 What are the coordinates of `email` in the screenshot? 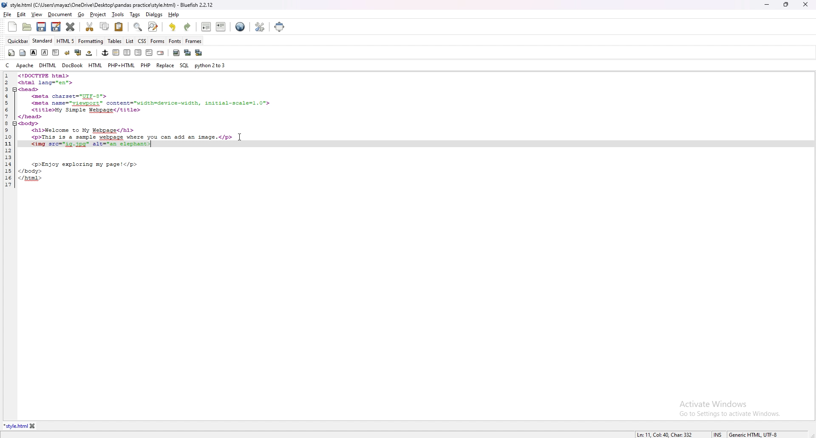 It's located at (161, 53).